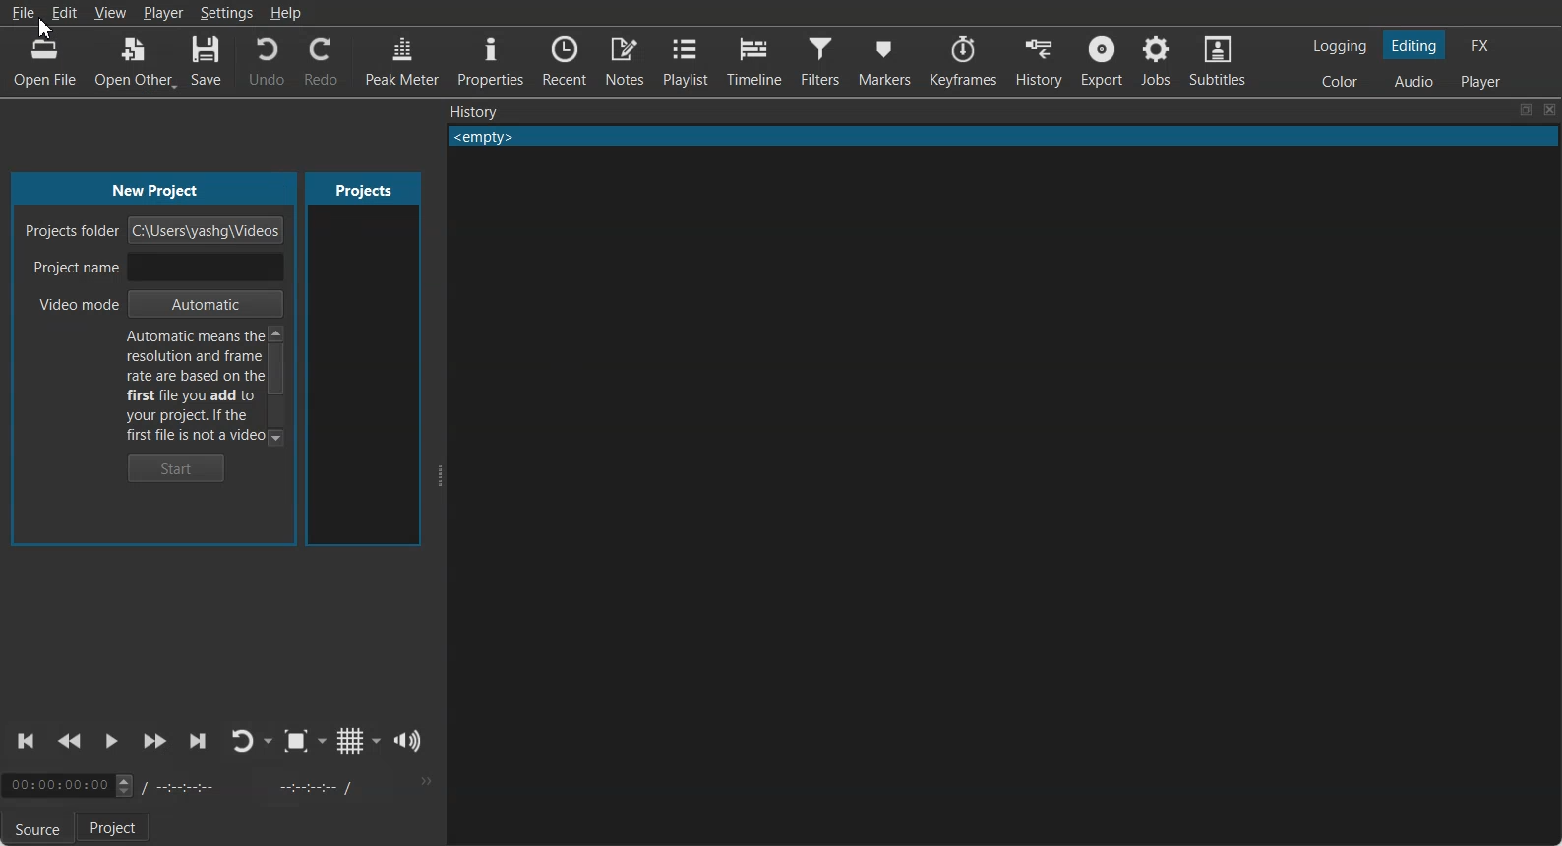 This screenshot has width=1562, height=846. What do you see at coordinates (1340, 82) in the screenshot?
I see `Switching to color Layout` at bounding box center [1340, 82].